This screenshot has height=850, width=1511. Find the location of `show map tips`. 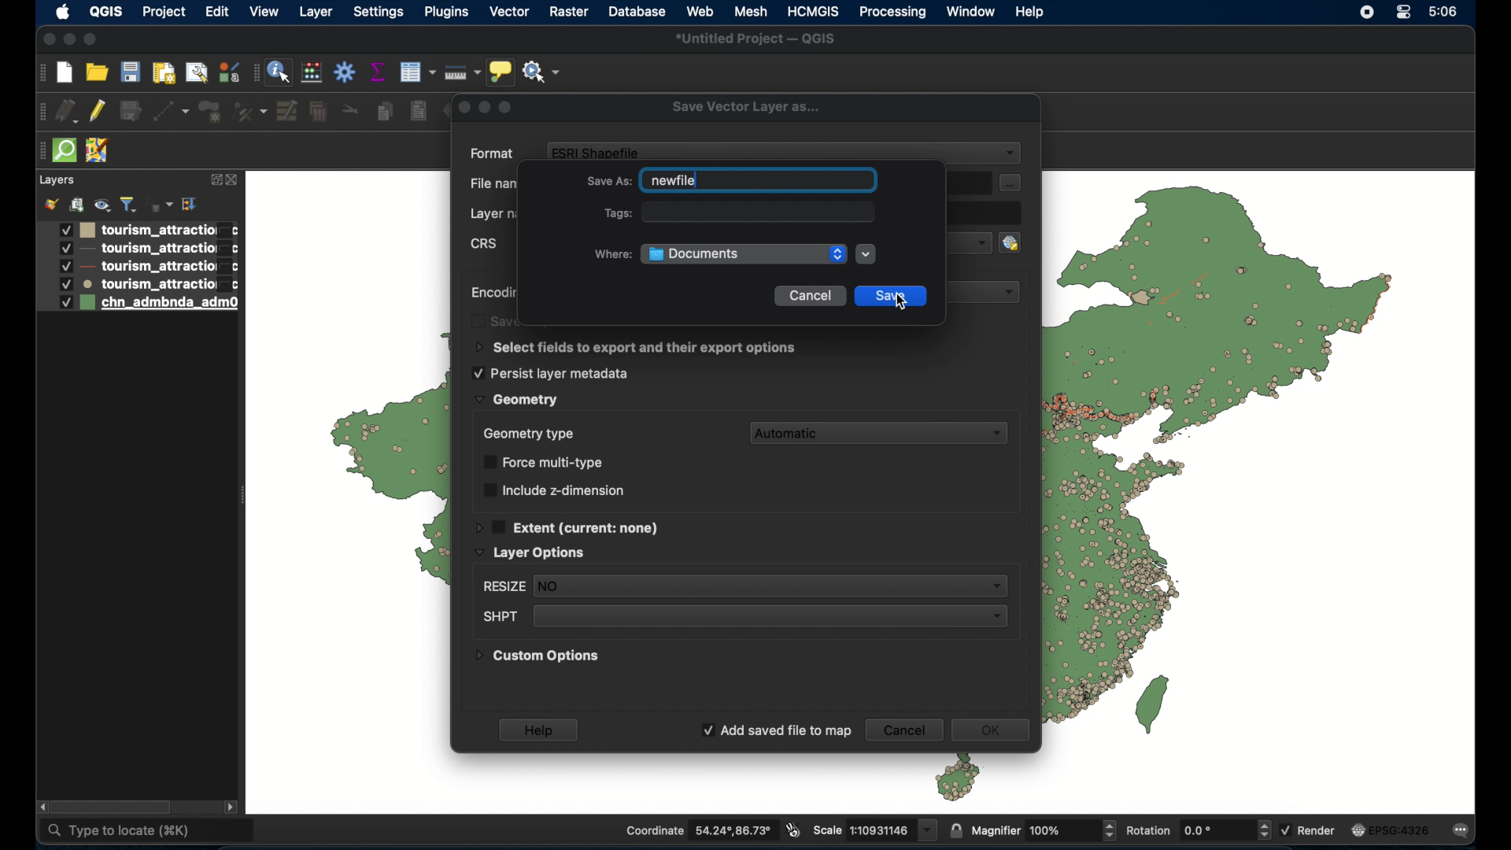

show map tips is located at coordinates (501, 72).